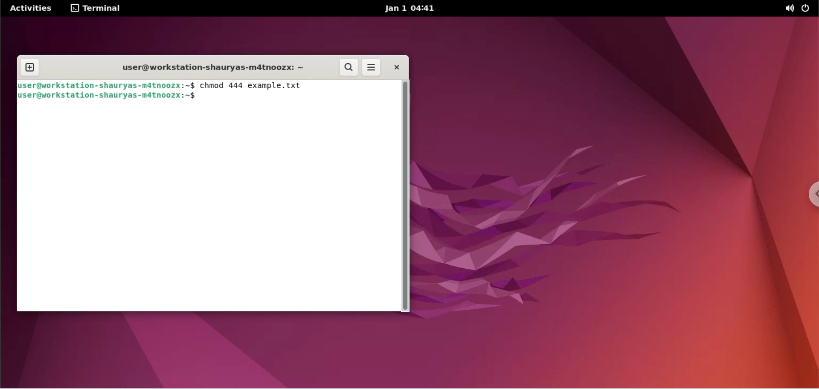 This screenshot has width=819, height=389. Describe the element at coordinates (809, 198) in the screenshot. I see `chrome options` at that location.